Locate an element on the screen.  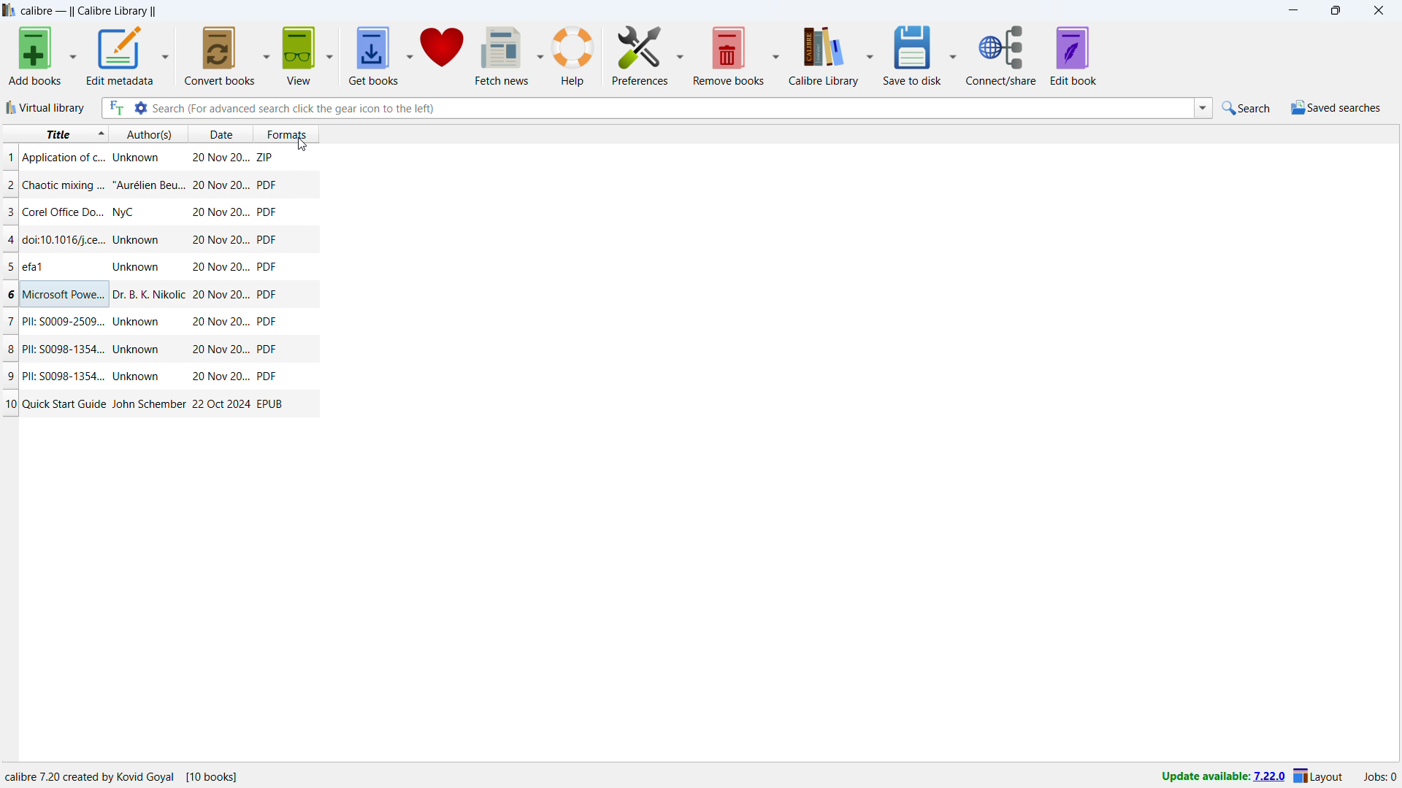
author is located at coordinates (139, 239).